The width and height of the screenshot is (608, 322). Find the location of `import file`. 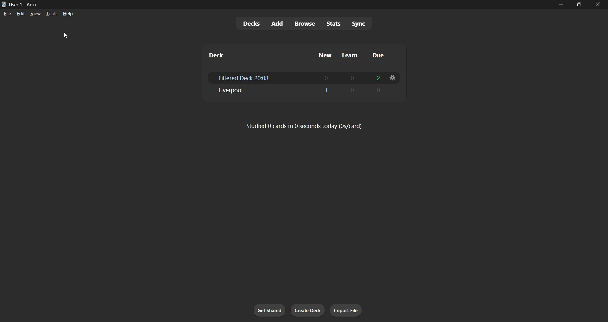

import file is located at coordinates (346, 310).